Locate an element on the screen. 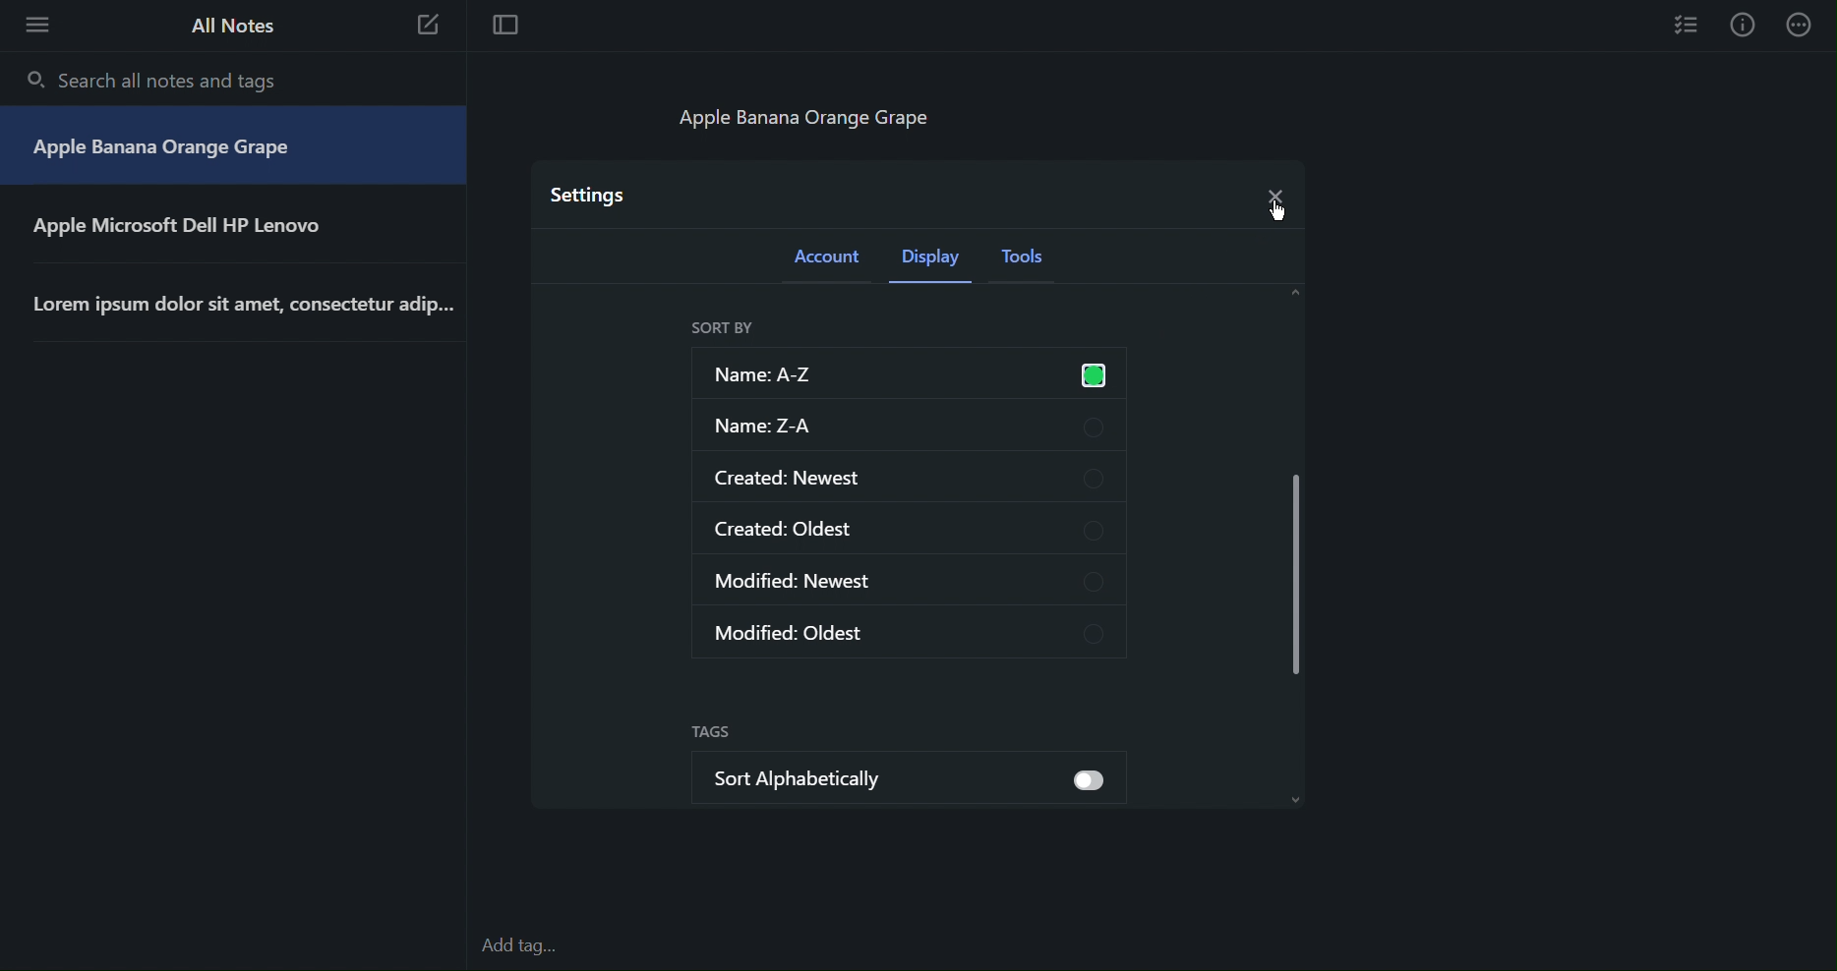  New Note is located at coordinates (429, 29).